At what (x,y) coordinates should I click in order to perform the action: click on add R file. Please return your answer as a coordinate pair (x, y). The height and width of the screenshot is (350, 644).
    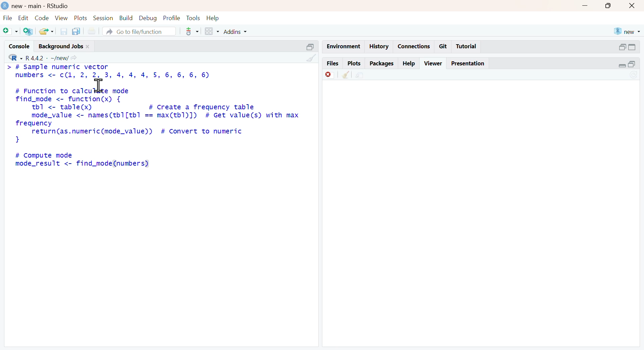
    Looking at the image, I should click on (29, 32).